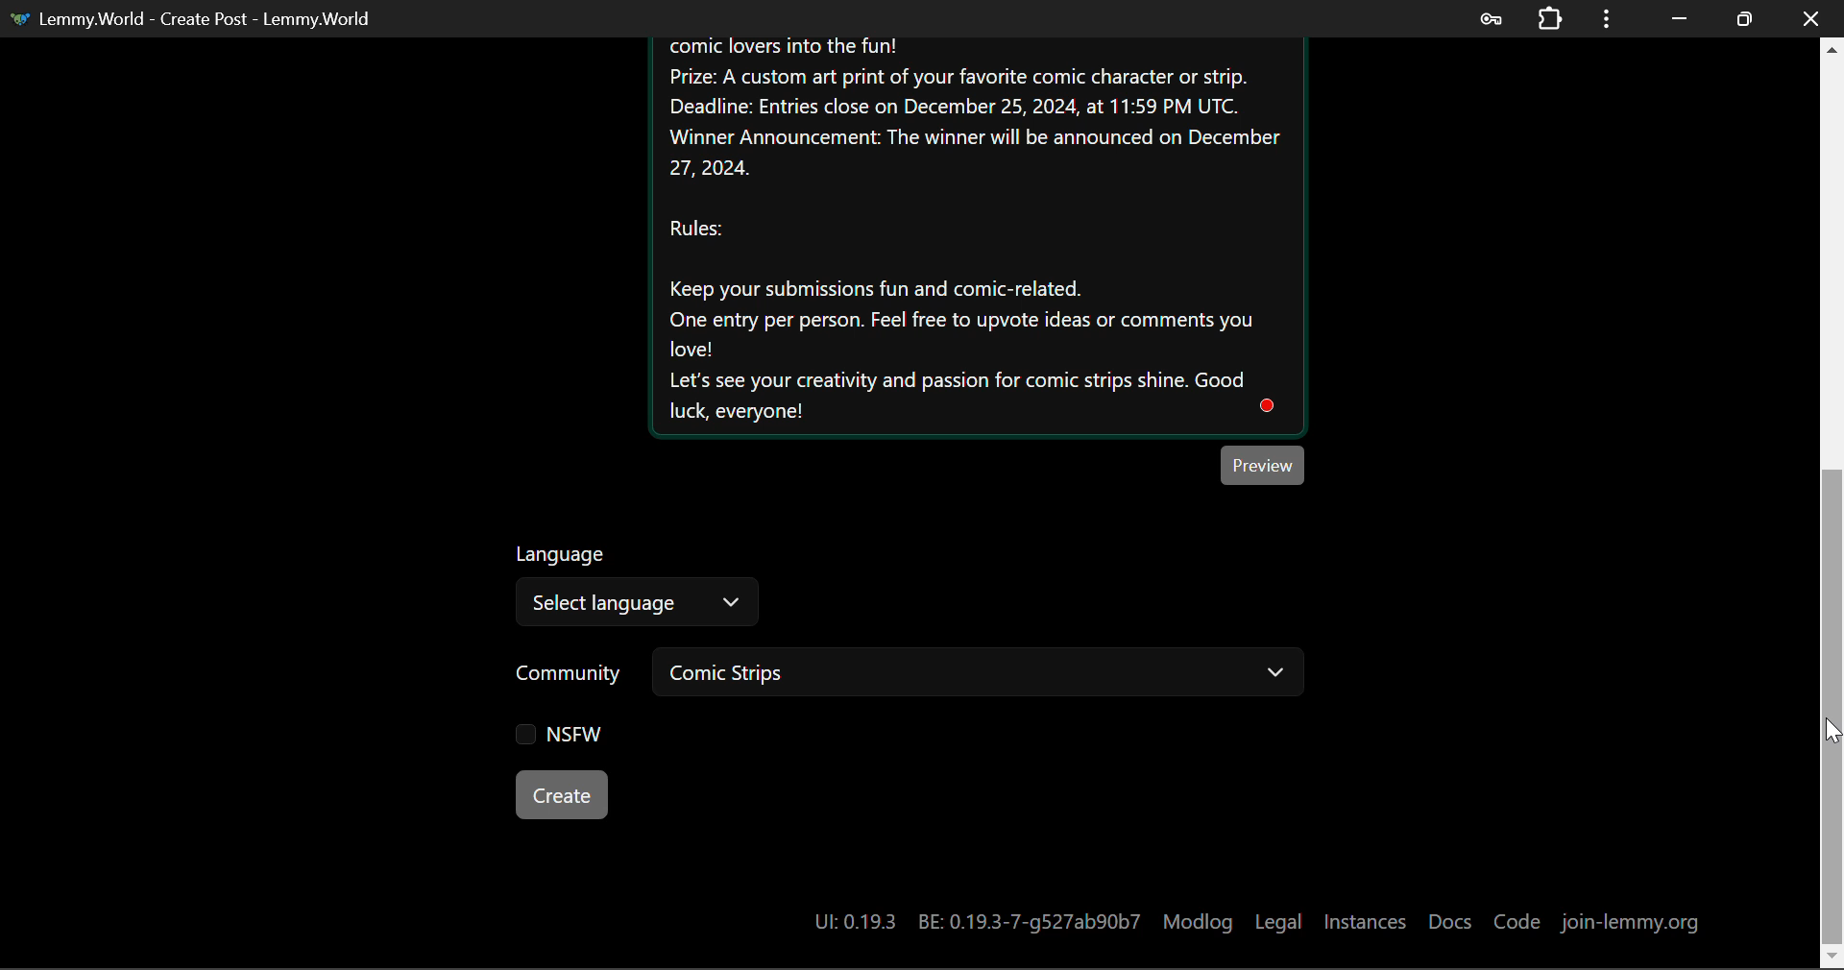 This screenshot has height=970, width=1844. Describe the element at coordinates (558, 736) in the screenshot. I see `NSFW` at that location.